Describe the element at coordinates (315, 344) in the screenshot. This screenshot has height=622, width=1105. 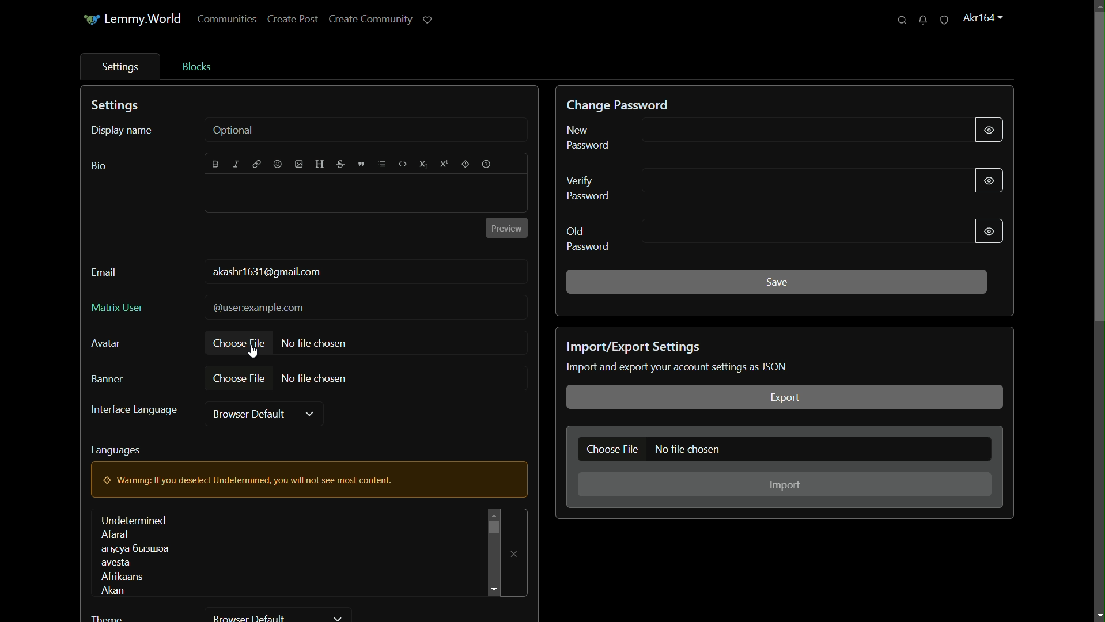
I see `no file chosen` at that location.